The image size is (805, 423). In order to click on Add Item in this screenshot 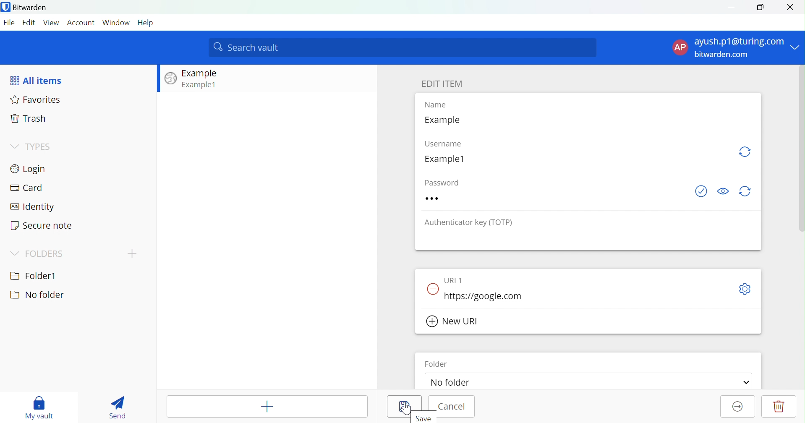, I will do `click(268, 406)`.